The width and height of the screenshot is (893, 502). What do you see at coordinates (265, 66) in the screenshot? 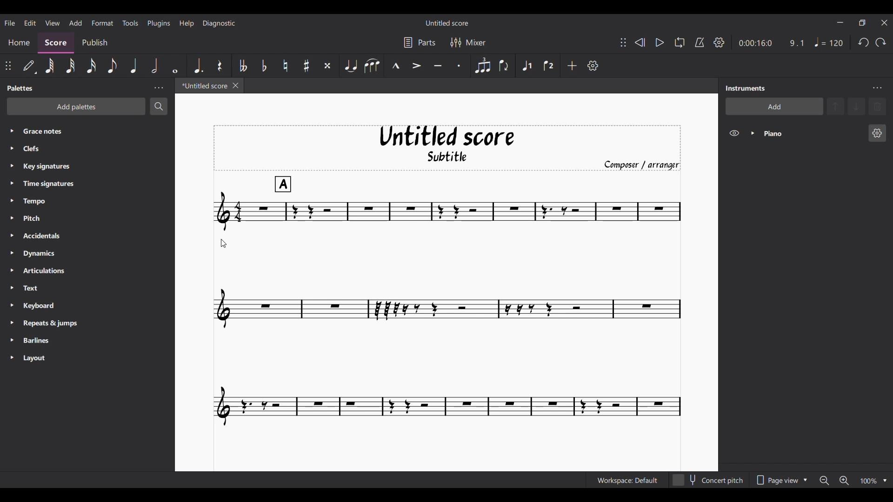
I see `Toggle flat` at bounding box center [265, 66].